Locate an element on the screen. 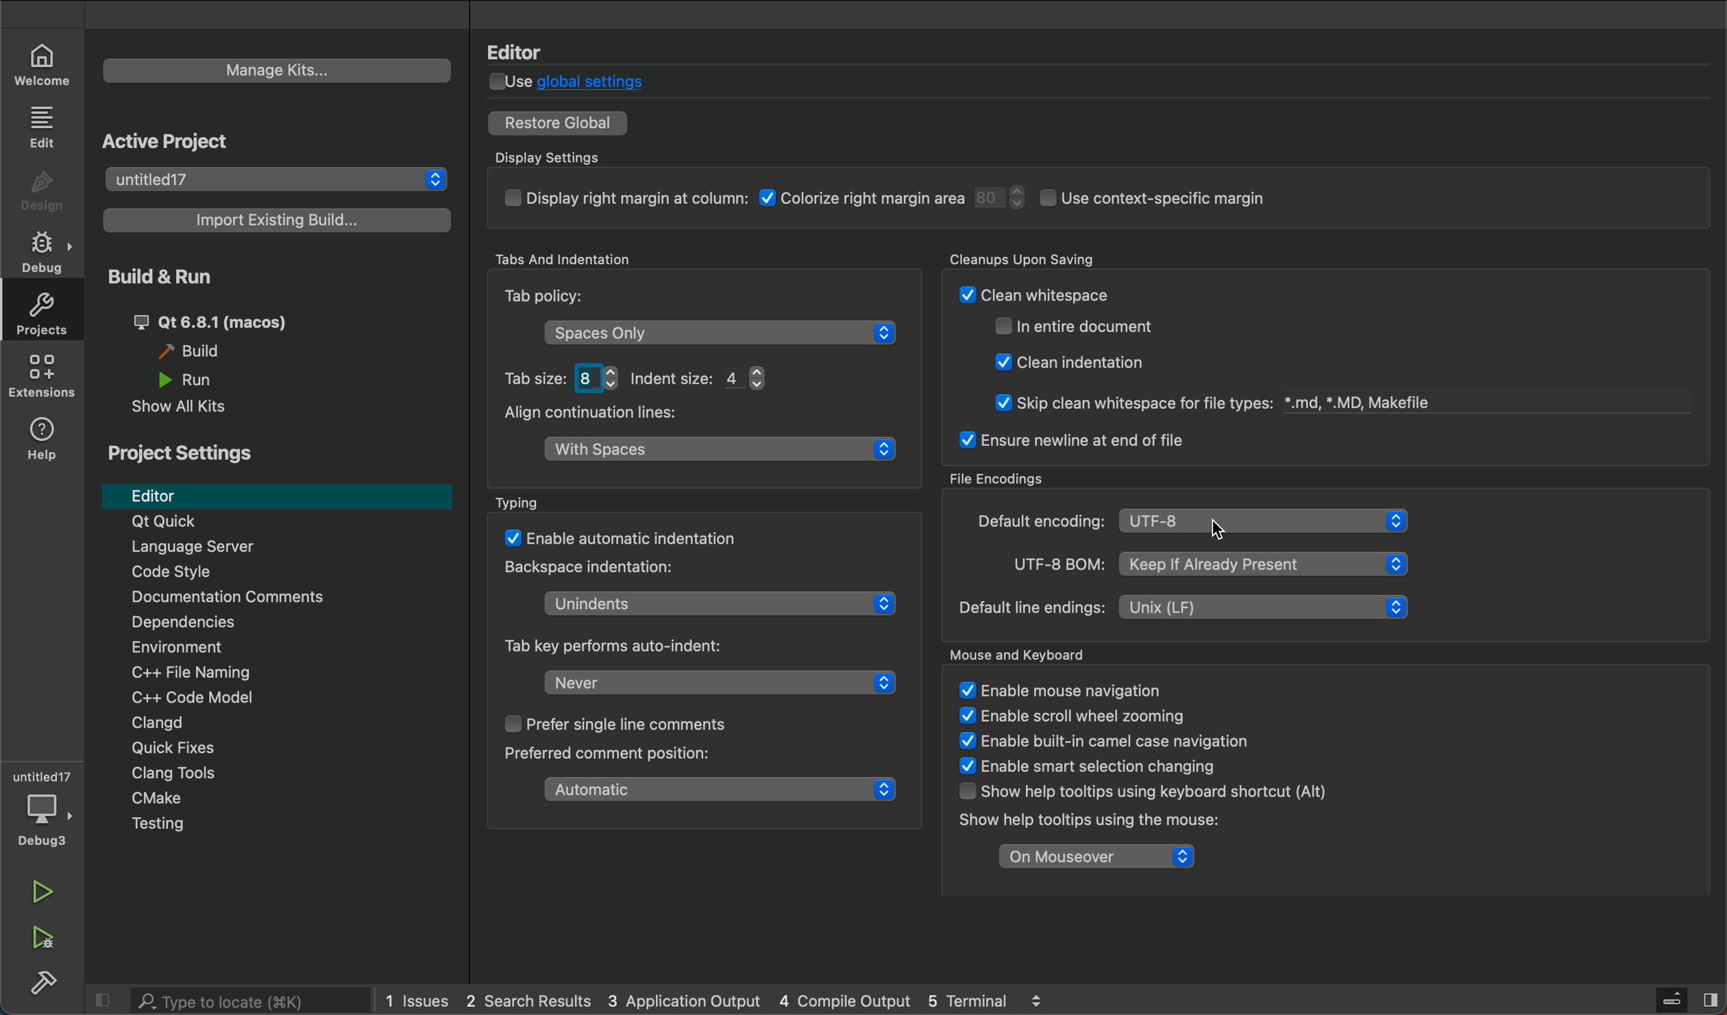  Build & Run is located at coordinates (174, 277).